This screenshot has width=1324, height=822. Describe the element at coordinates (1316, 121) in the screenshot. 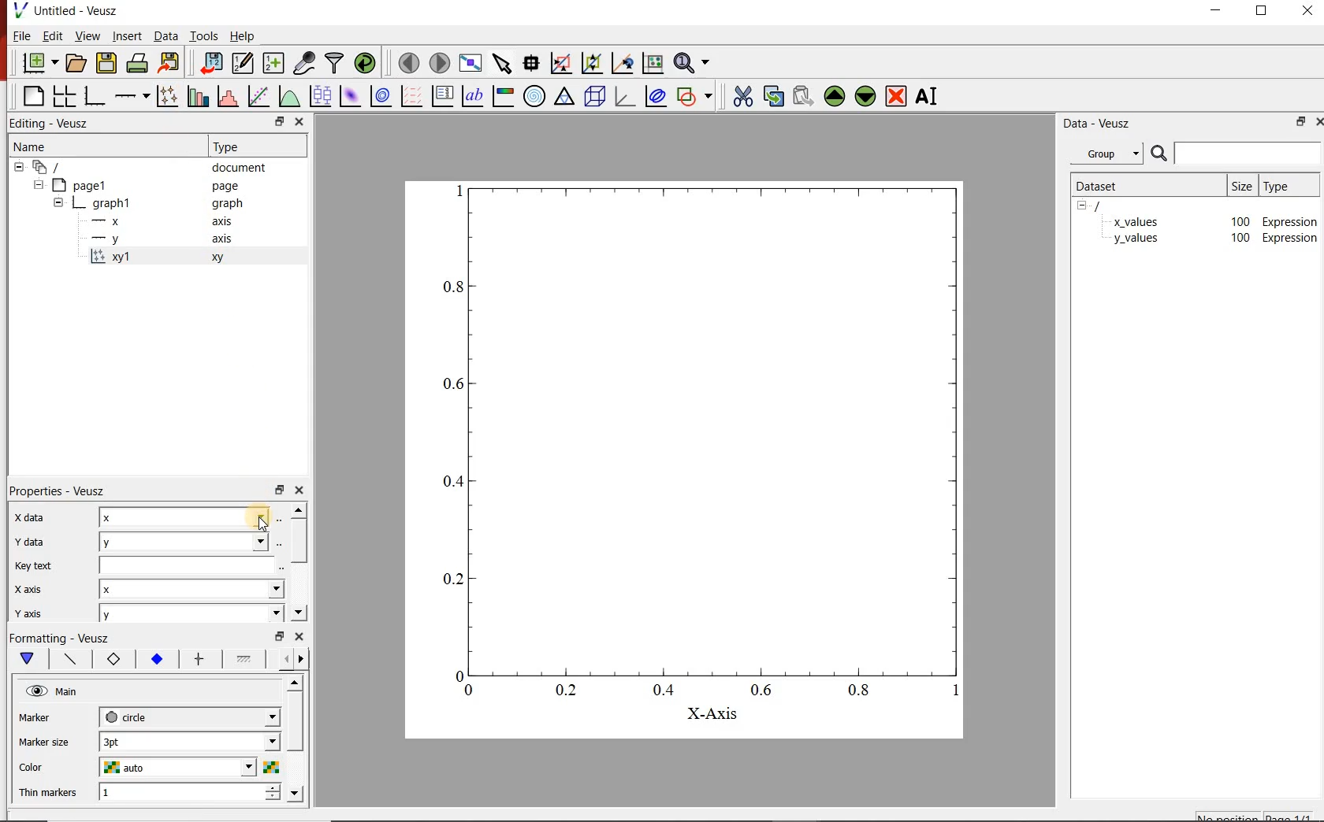

I see `close` at that location.